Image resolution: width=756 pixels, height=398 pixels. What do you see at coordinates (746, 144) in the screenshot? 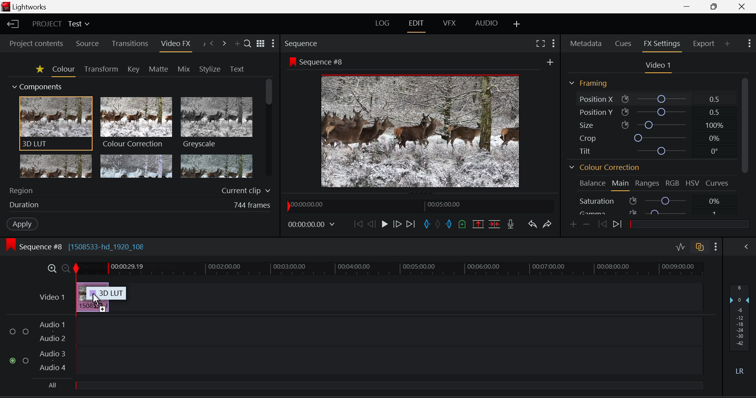
I see `Scroll Bar` at bounding box center [746, 144].